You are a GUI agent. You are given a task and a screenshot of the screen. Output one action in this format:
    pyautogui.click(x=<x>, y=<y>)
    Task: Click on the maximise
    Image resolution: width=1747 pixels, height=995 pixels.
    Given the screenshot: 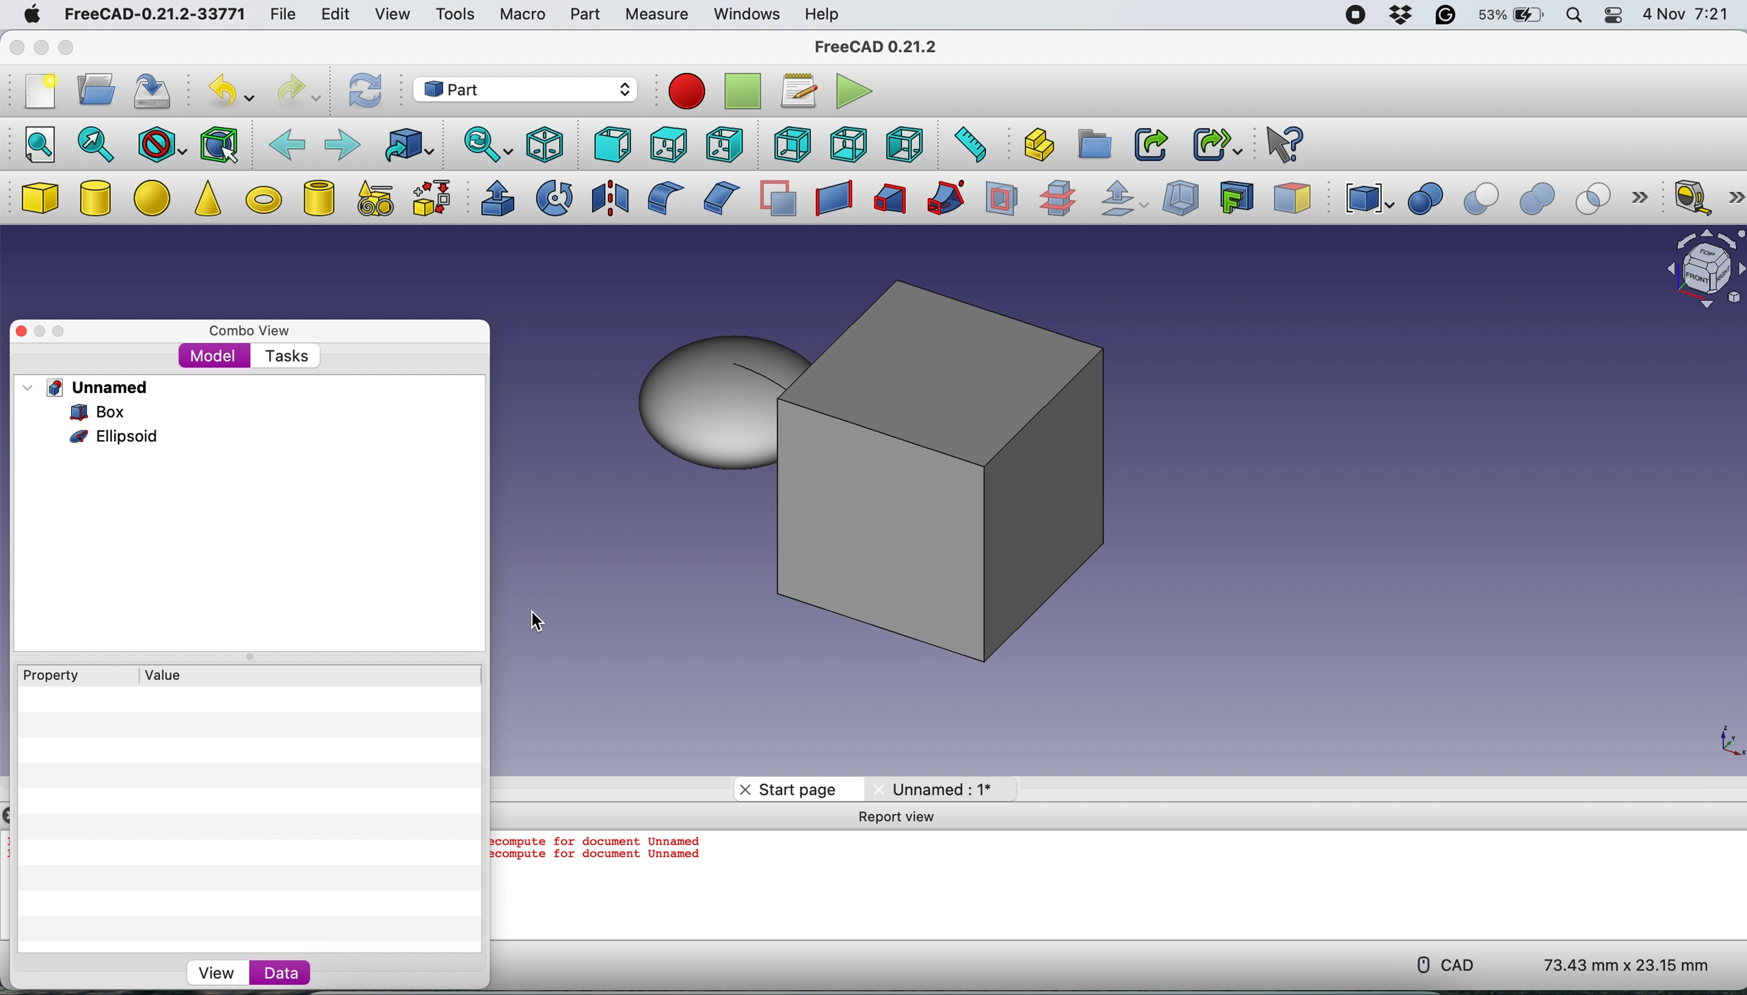 What is the action you would take?
    pyautogui.click(x=66, y=49)
    